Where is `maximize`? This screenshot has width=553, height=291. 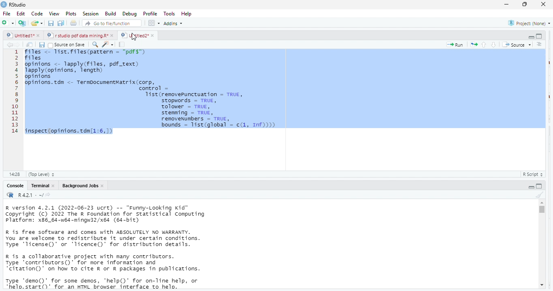 maximize is located at coordinates (526, 5).